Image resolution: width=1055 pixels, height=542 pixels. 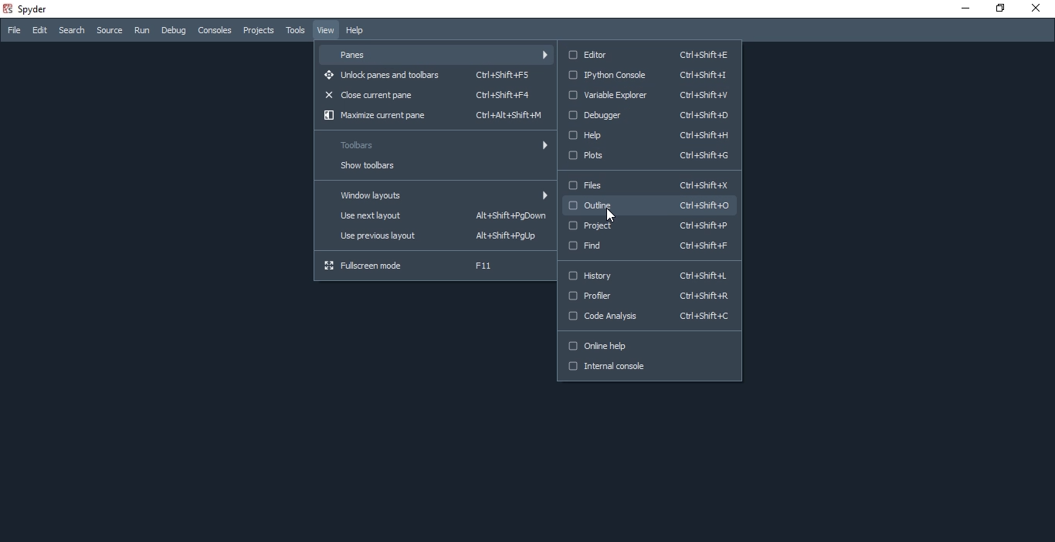 I want to click on Project, so click(x=649, y=225).